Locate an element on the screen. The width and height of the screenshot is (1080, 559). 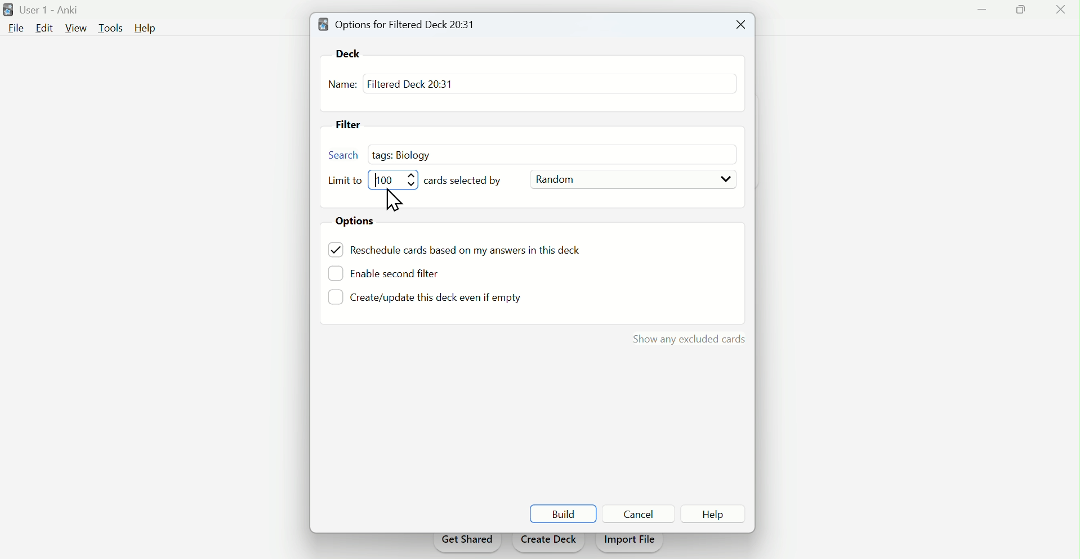
Options for filtered deck 20: 31 is located at coordinates (400, 24).